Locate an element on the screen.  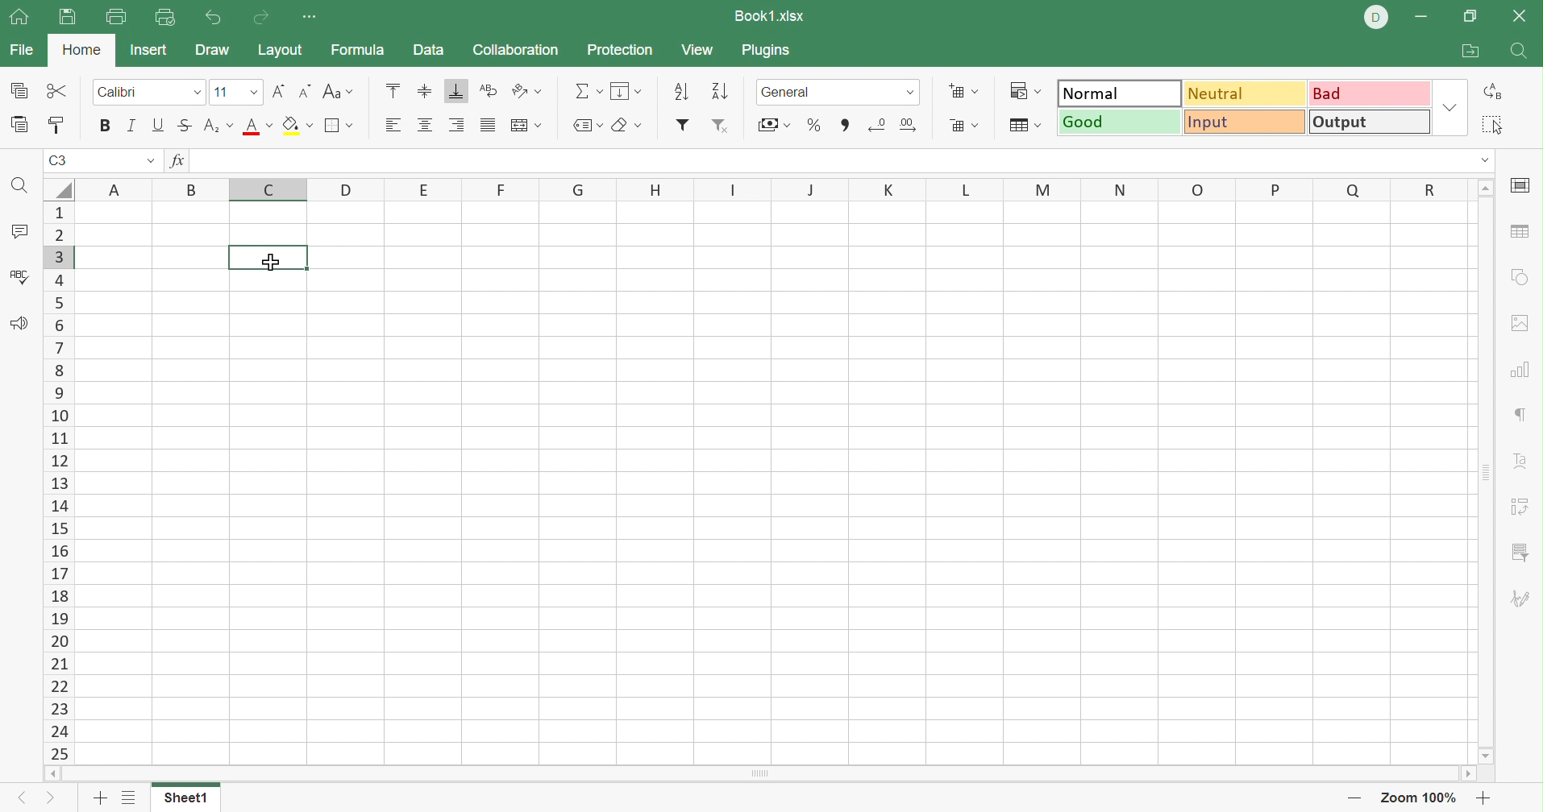
Row names is located at coordinates (58, 482).